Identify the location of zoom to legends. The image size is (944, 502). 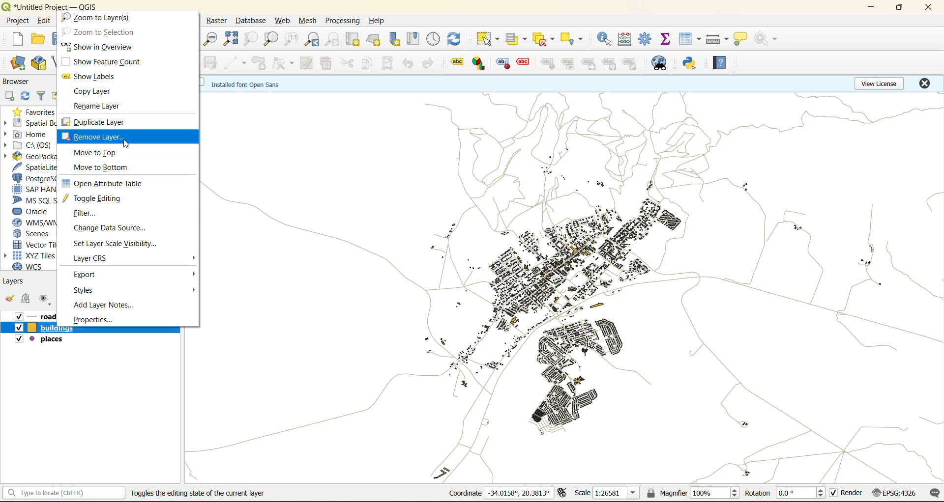
(107, 18).